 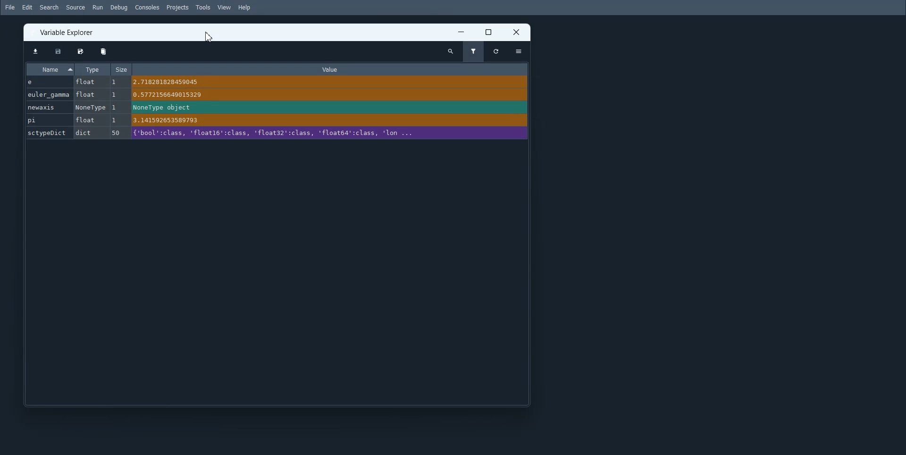 I want to click on Nonetype, so click(x=91, y=107).